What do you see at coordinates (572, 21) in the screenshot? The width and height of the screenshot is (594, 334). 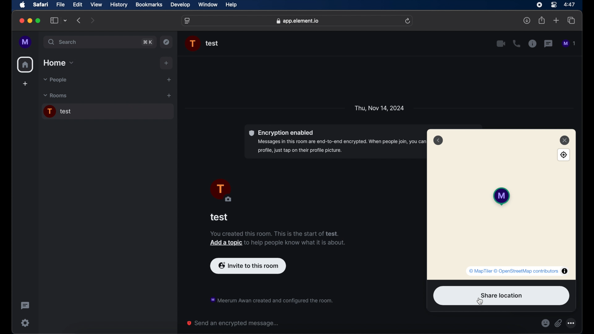 I see `show tab overview` at bounding box center [572, 21].